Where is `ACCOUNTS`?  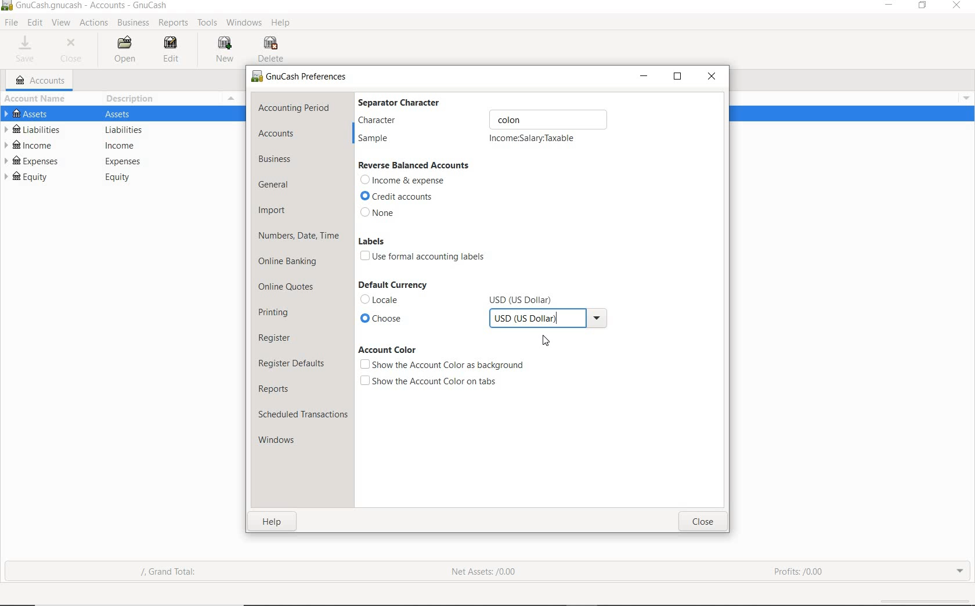 ACCOUNTS is located at coordinates (41, 81).